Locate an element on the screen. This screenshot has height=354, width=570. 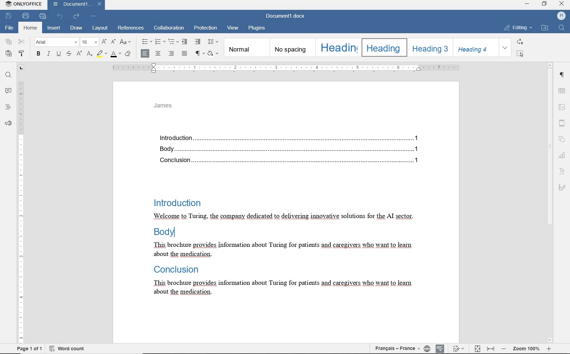
LAYOUT is located at coordinates (99, 28).